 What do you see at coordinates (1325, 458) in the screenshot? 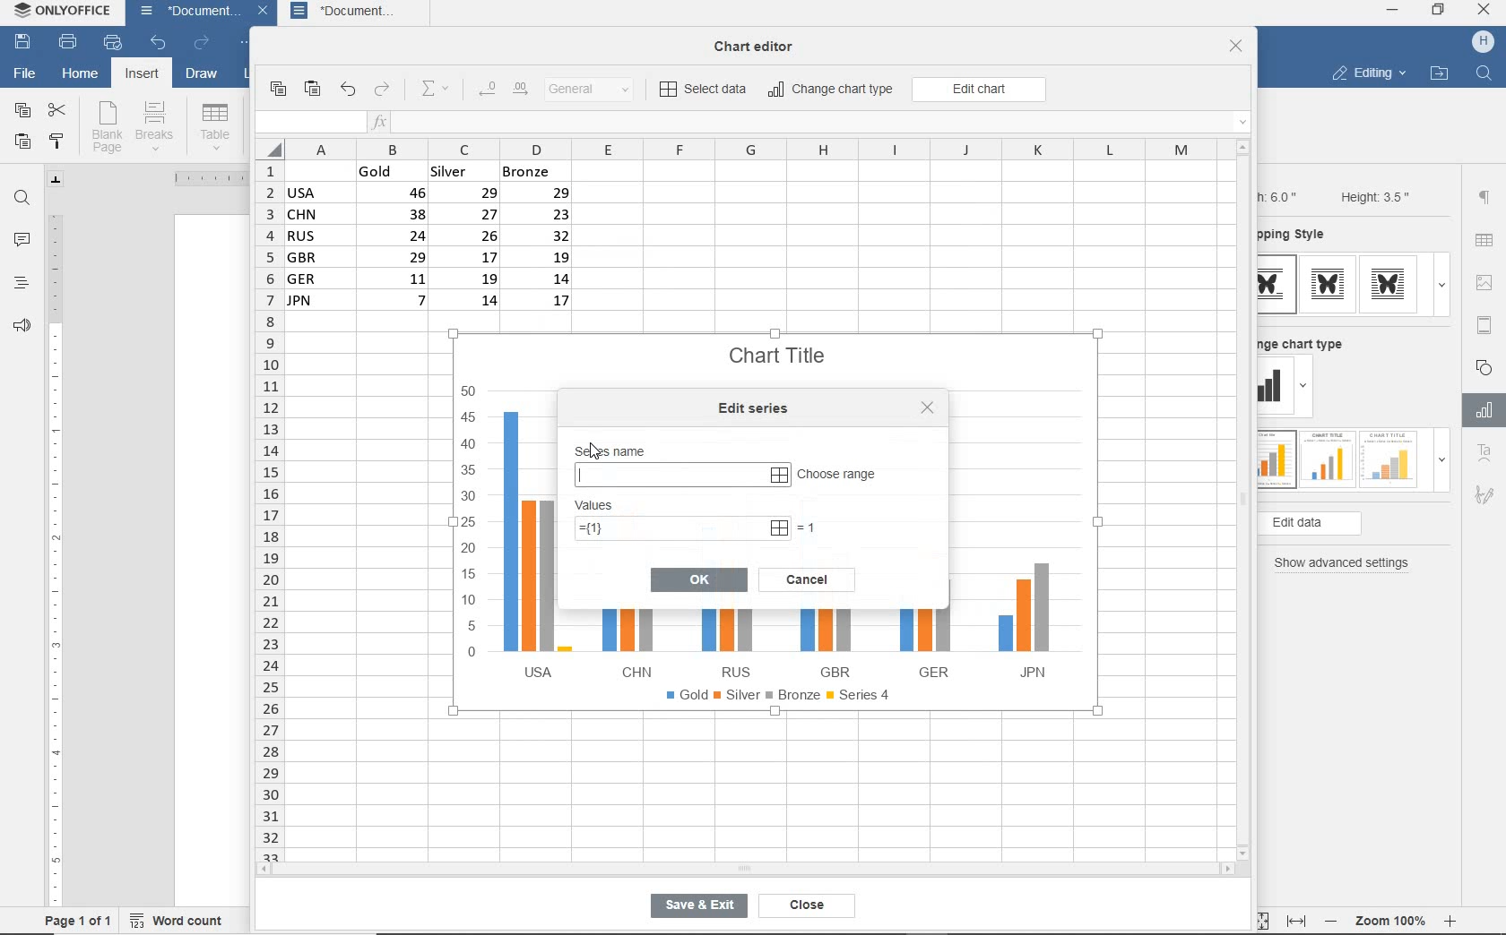
I see `type 2 ` at bounding box center [1325, 458].